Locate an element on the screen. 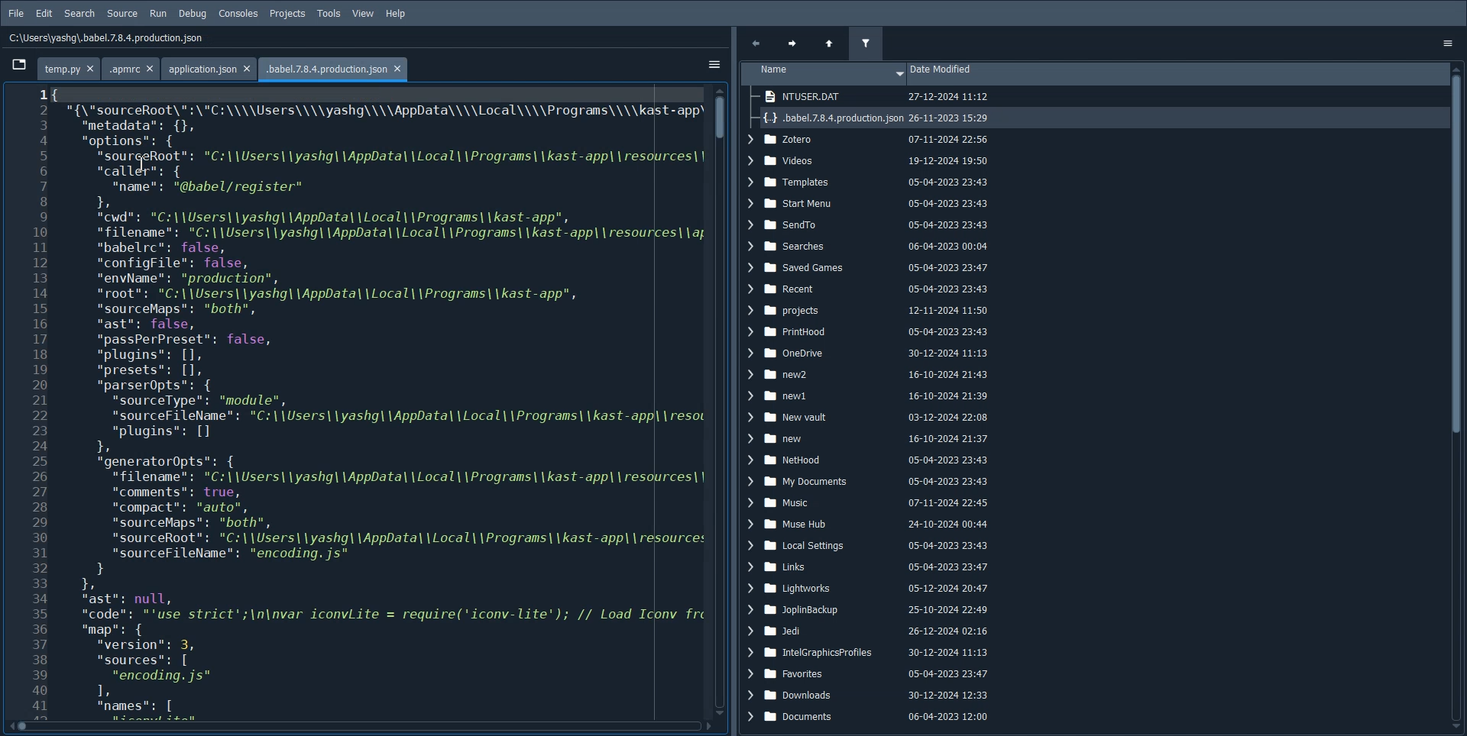 The height and width of the screenshot is (736, 1467). Next is located at coordinates (795, 42).